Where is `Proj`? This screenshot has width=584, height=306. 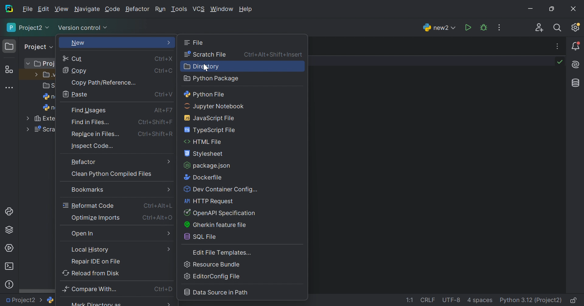 Proj is located at coordinates (46, 64).